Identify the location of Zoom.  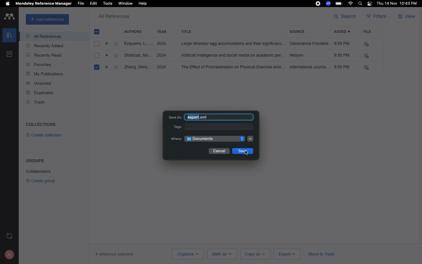
(329, 4).